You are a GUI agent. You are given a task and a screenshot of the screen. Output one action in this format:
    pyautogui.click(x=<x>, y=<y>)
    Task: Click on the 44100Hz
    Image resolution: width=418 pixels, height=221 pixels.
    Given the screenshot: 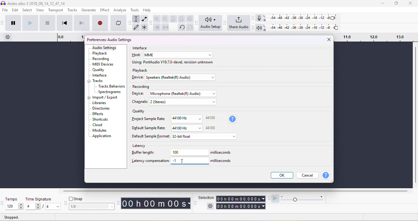 What is the action you would take?
    pyautogui.click(x=186, y=119)
    